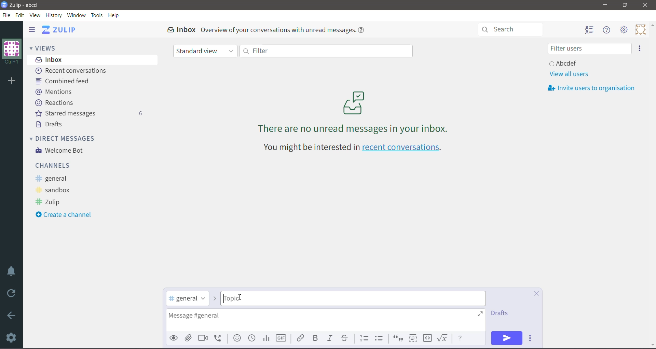  Describe the element at coordinates (65, 81) in the screenshot. I see `Combined feed` at that location.